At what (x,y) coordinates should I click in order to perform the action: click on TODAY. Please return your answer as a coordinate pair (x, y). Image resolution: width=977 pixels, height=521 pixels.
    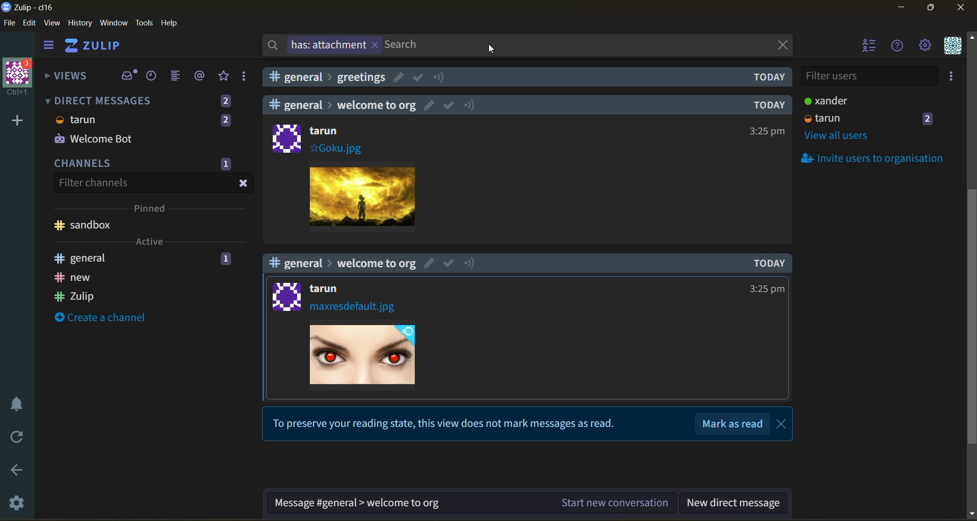
    Looking at the image, I should click on (770, 77).